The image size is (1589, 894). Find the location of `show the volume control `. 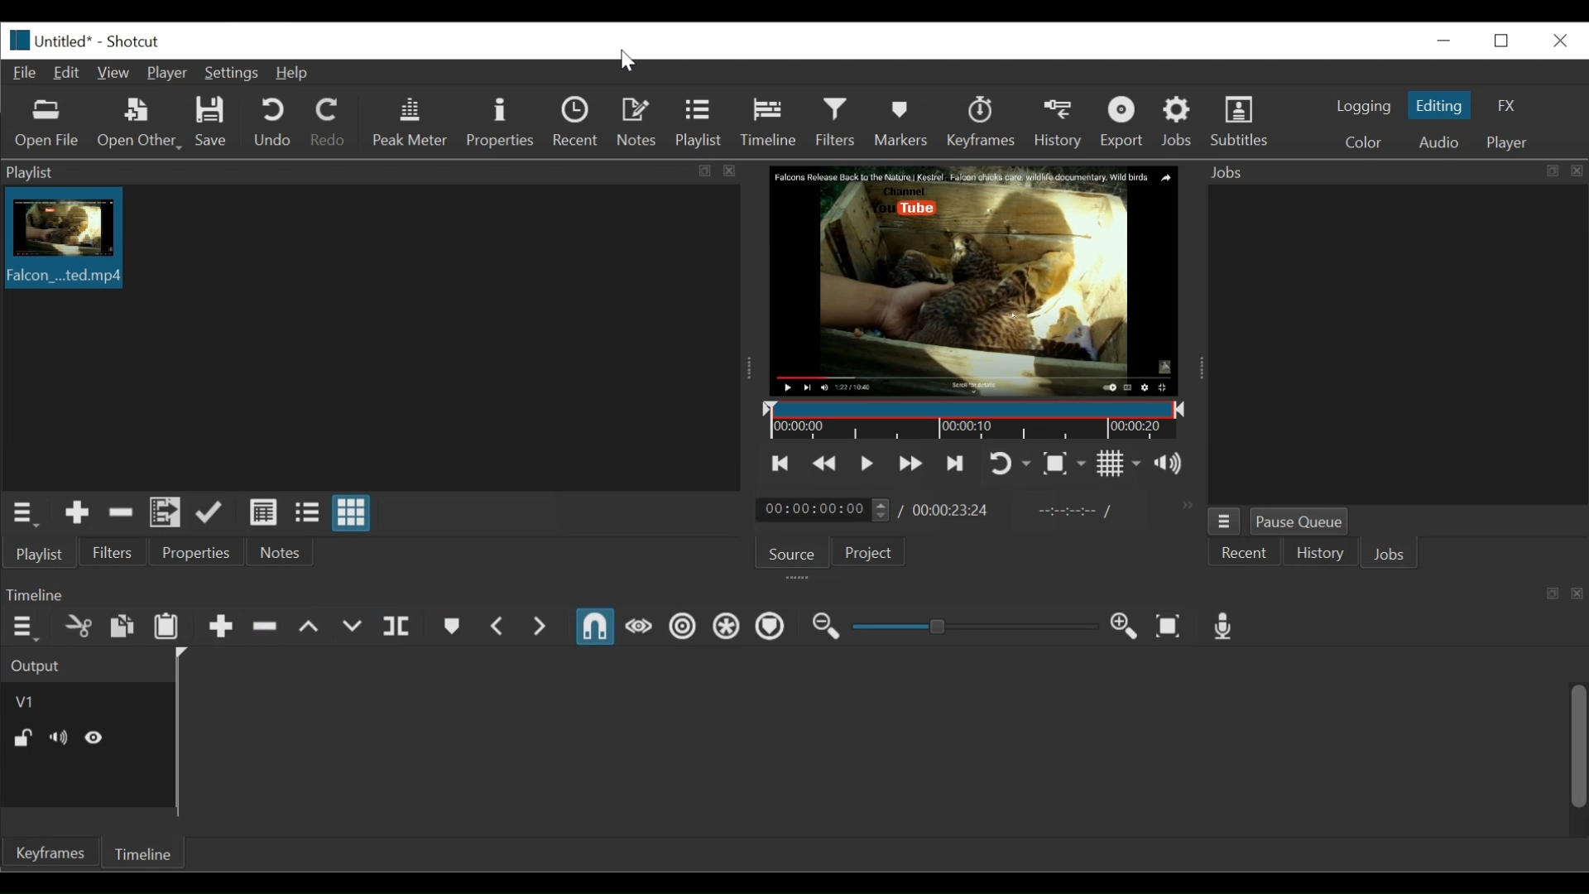

show the volume control  is located at coordinates (1171, 465).